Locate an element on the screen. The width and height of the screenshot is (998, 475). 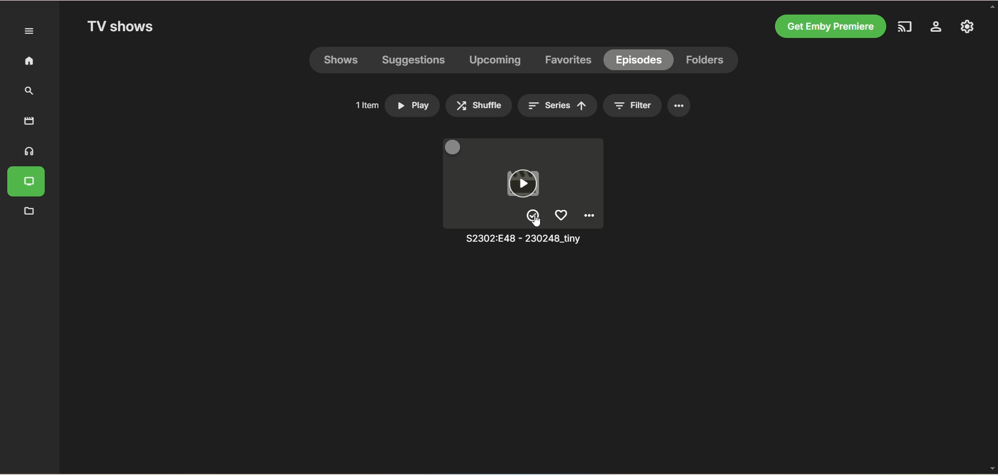
favorite is located at coordinates (561, 214).